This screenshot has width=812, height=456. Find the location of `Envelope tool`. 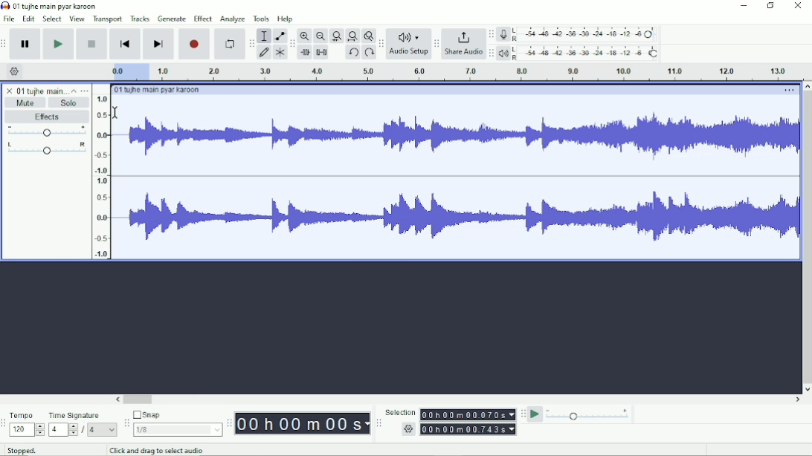

Envelope tool is located at coordinates (279, 36).